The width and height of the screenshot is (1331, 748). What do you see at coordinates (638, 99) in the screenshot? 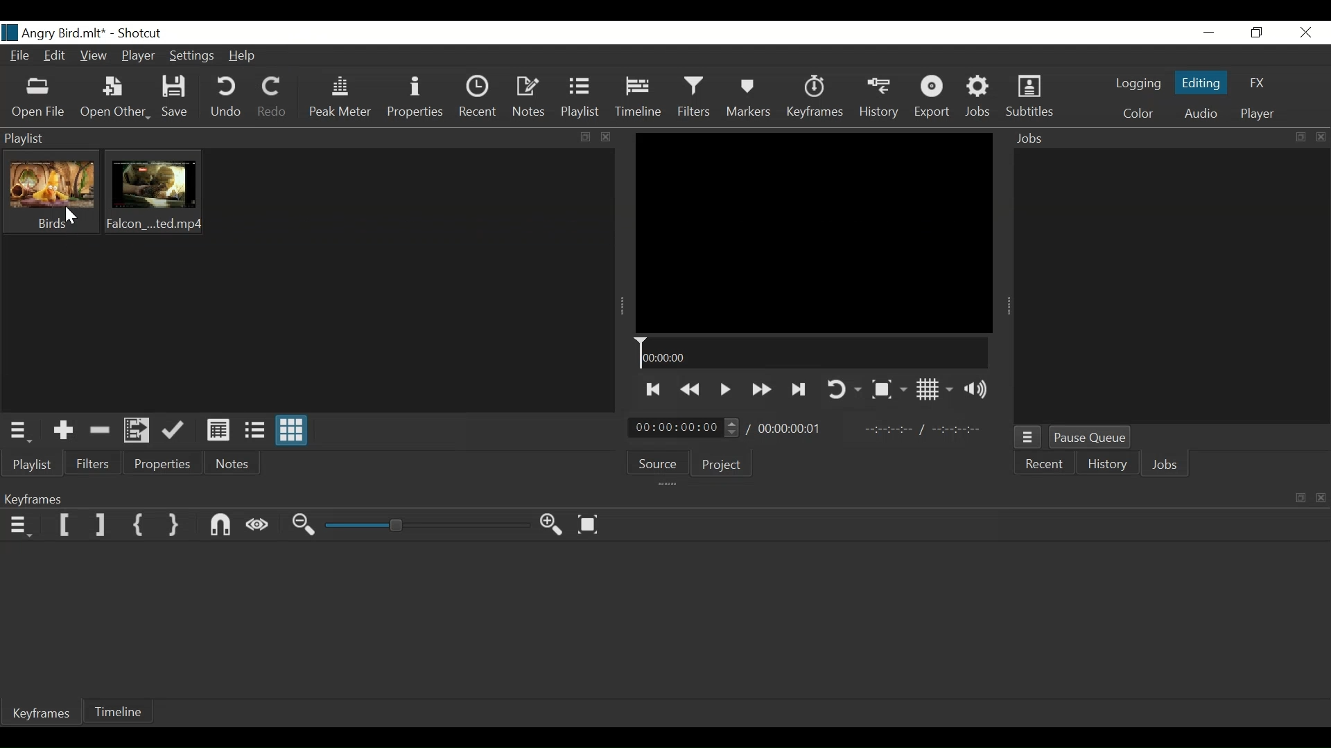
I see `Timeline` at bounding box center [638, 99].